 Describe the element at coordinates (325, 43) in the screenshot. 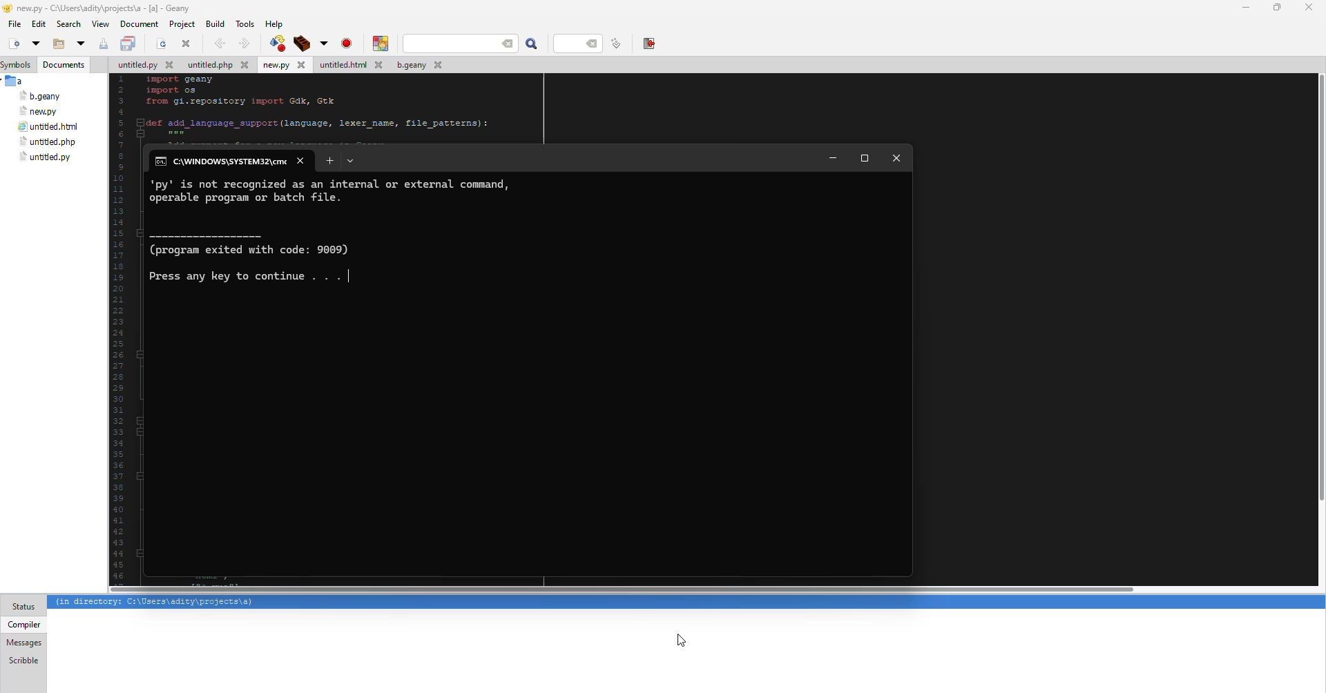

I see `build tool` at that location.